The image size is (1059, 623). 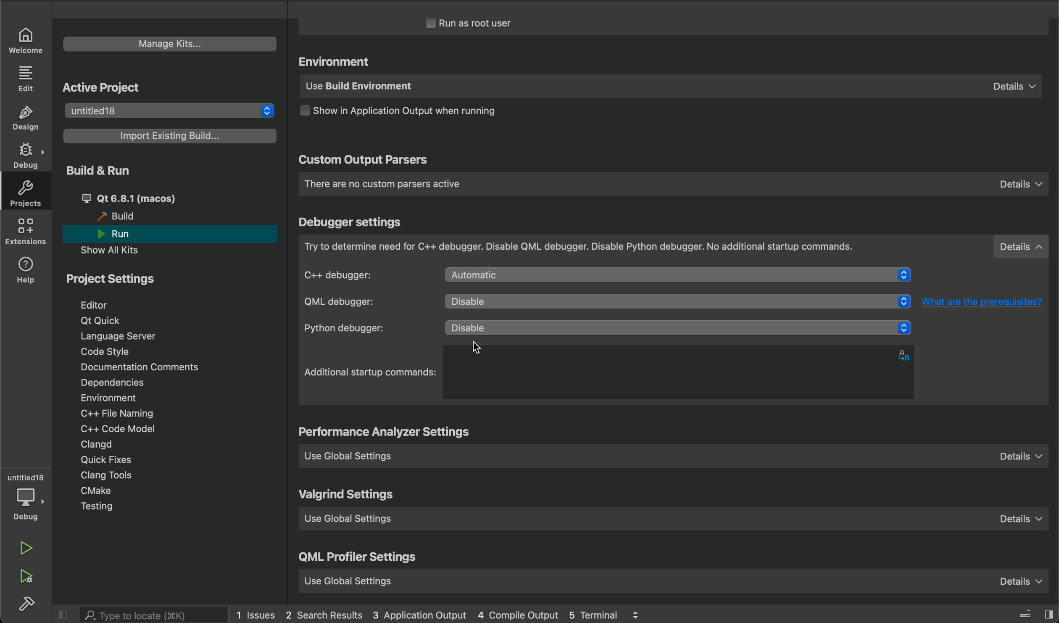 I want to click on DESIGN, so click(x=29, y=119).